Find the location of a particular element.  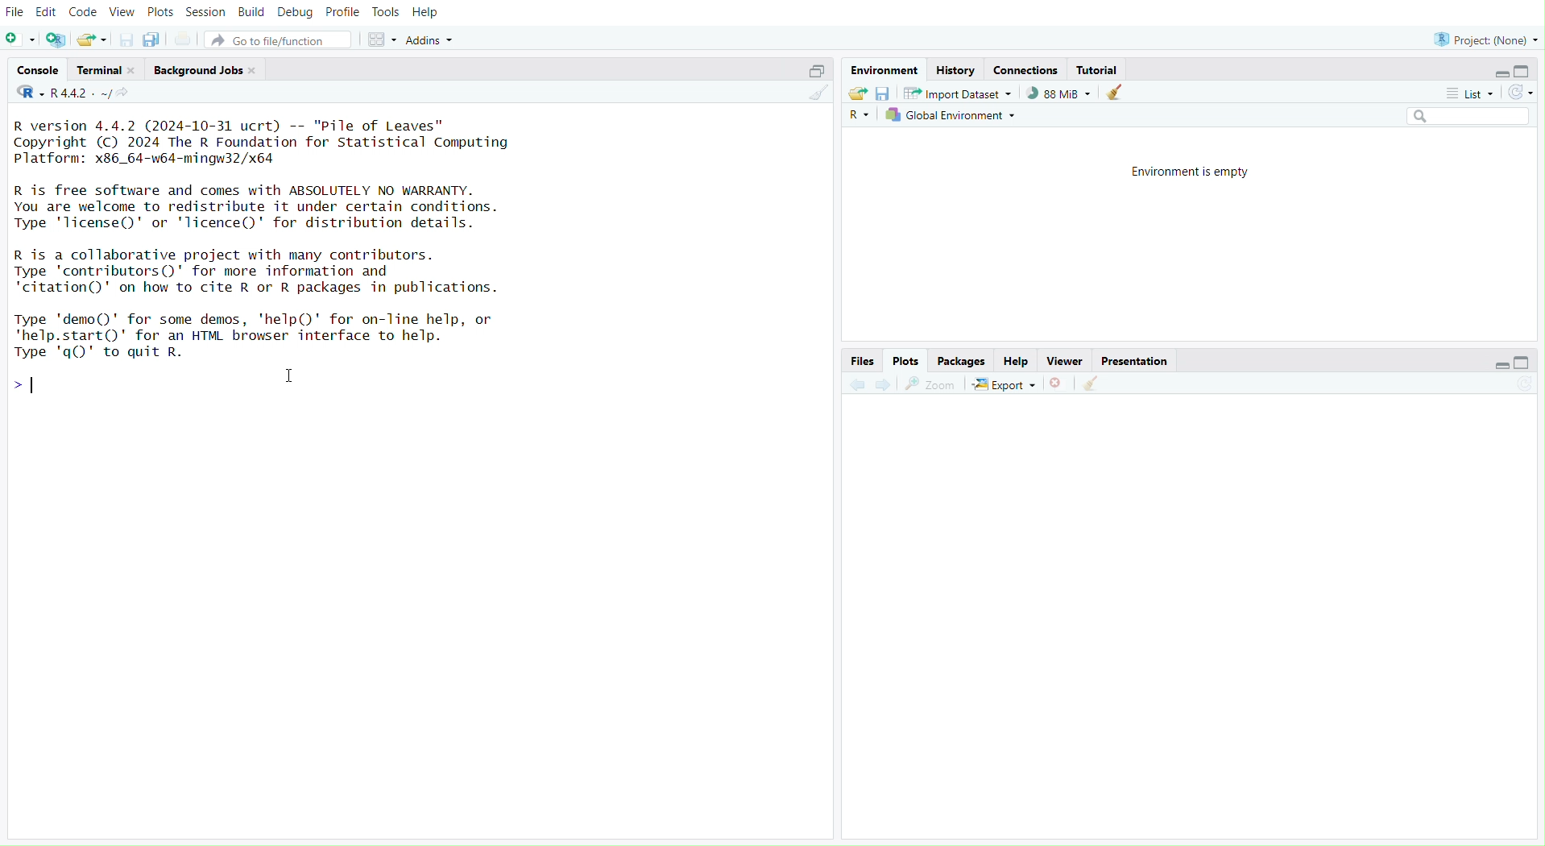

Zoom is located at coordinates (930, 384).